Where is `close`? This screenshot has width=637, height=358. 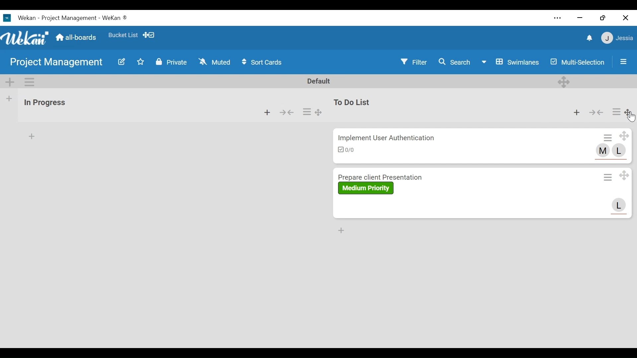 close is located at coordinates (624, 18).